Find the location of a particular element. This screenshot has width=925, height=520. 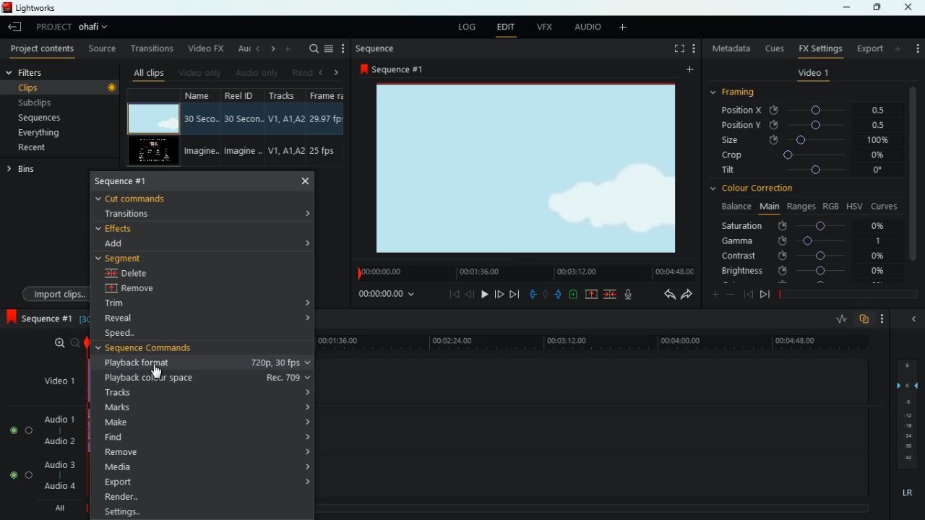

transitions is located at coordinates (135, 214).